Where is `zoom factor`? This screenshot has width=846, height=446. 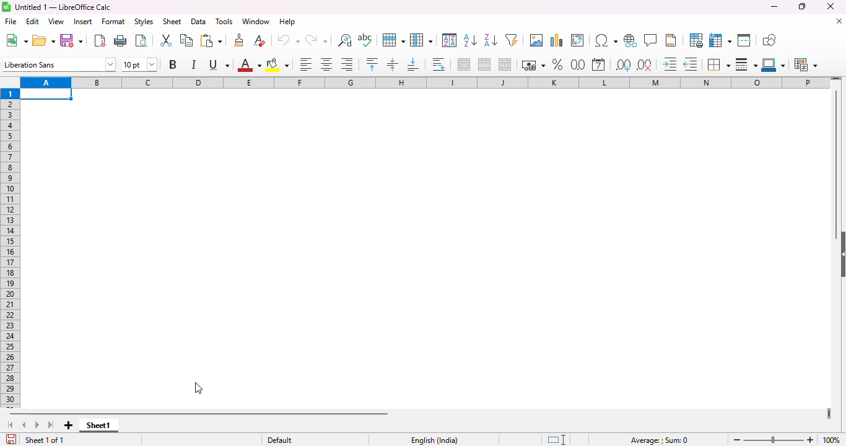 zoom factor is located at coordinates (831, 440).